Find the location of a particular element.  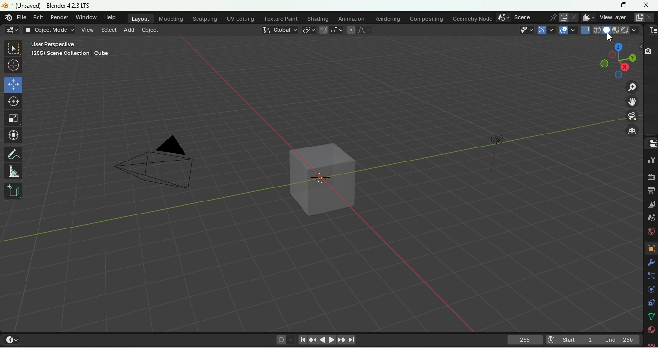

Modeling is located at coordinates (171, 18).